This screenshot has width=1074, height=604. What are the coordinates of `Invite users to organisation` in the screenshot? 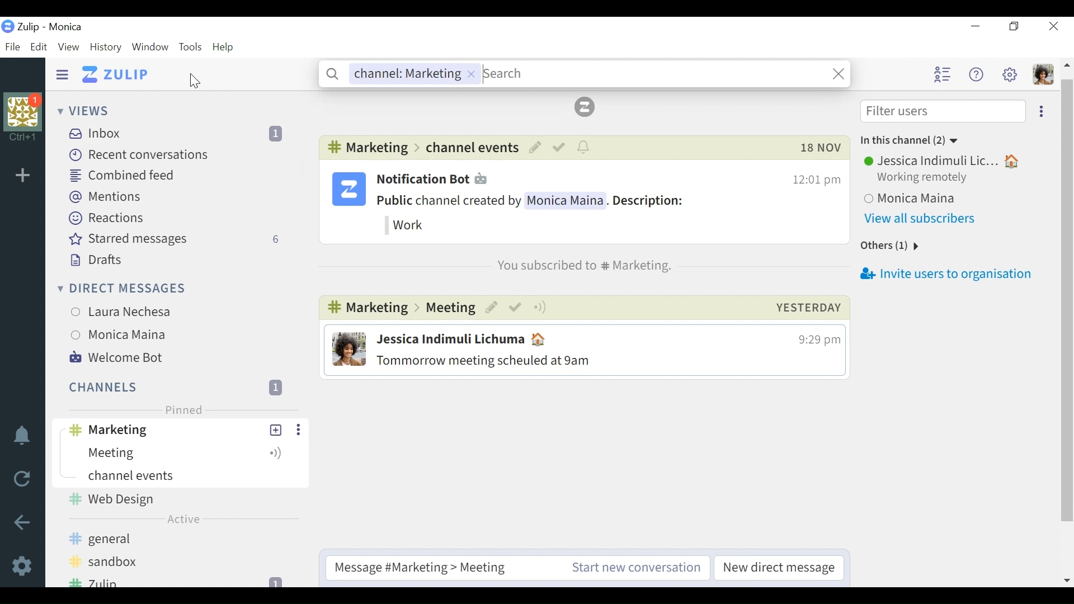 It's located at (946, 275).